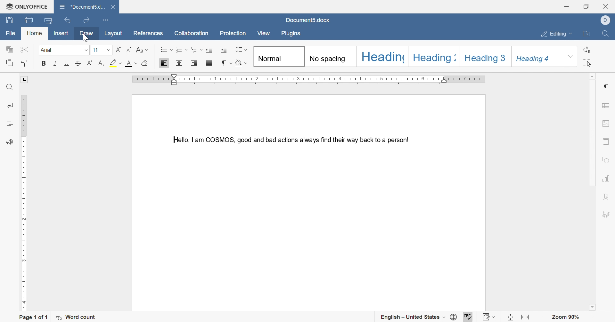 The image size is (615, 322). What do you see at coordinates (413, 318) in the screenshot?
I see `english - united states` at bounding box center [413, 318].